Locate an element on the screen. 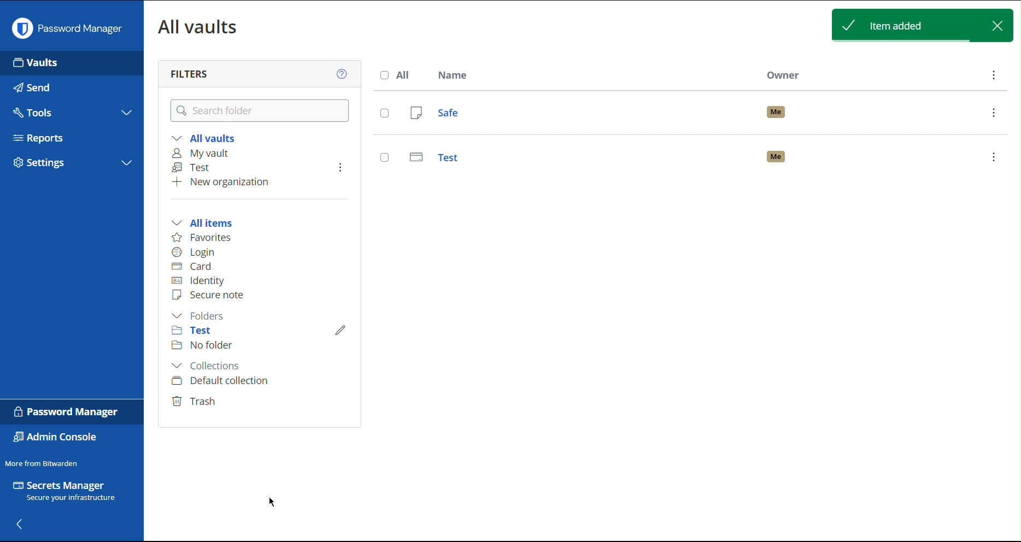 The image size is (1021, 542). Edit is located at coordinates (341, 328).